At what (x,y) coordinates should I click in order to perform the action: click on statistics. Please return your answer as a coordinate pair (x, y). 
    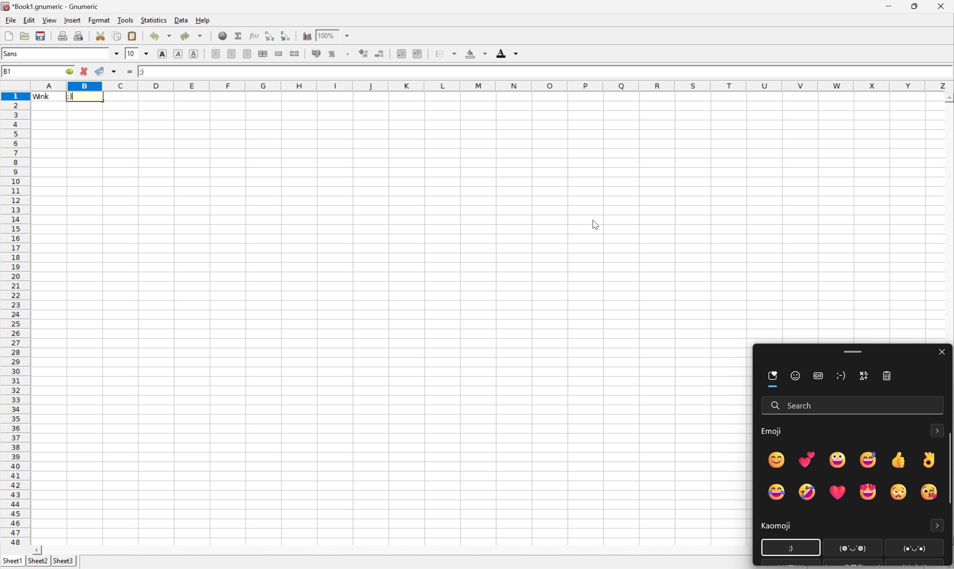
    Looking at the image, I should click on (152, 21).